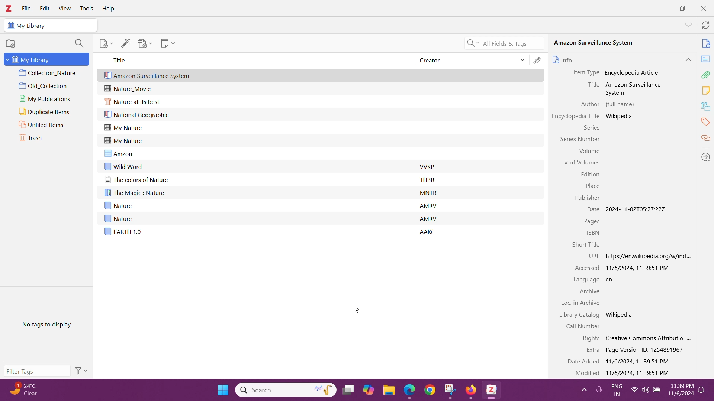 The height and width of the screenshot is (401, 714). Describe the element at coordinates (707, 44) in the screenshot. I see `Info` at that location.